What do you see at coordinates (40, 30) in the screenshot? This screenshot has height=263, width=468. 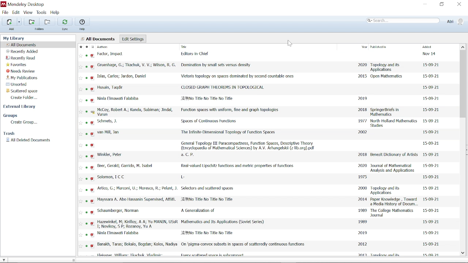 I see `folders` at bounding box center [40, 30].